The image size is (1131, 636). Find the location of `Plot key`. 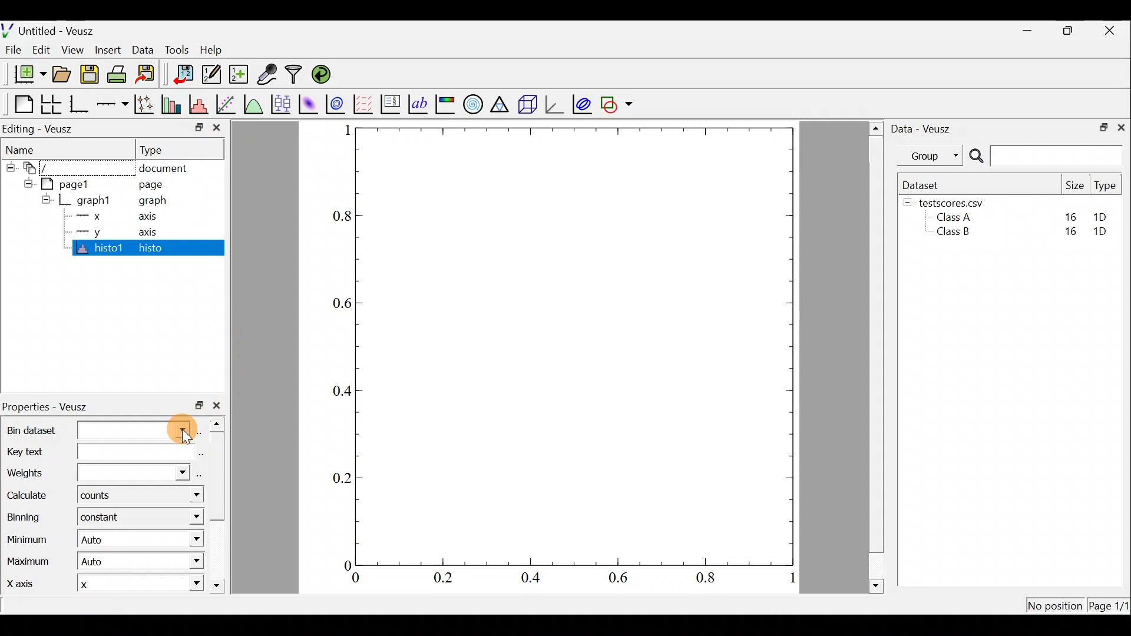

Plot key is located at coordinates (390, 104).